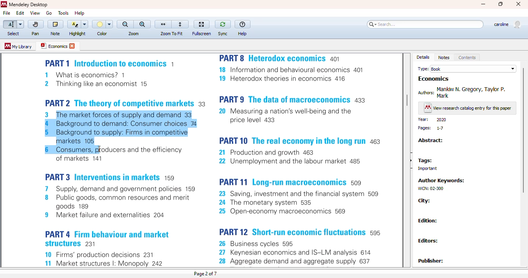 This screenshot has width=528, height=278. Describe the element at coordinates (428, 220) in the screenshot. I see `edition` at that location.